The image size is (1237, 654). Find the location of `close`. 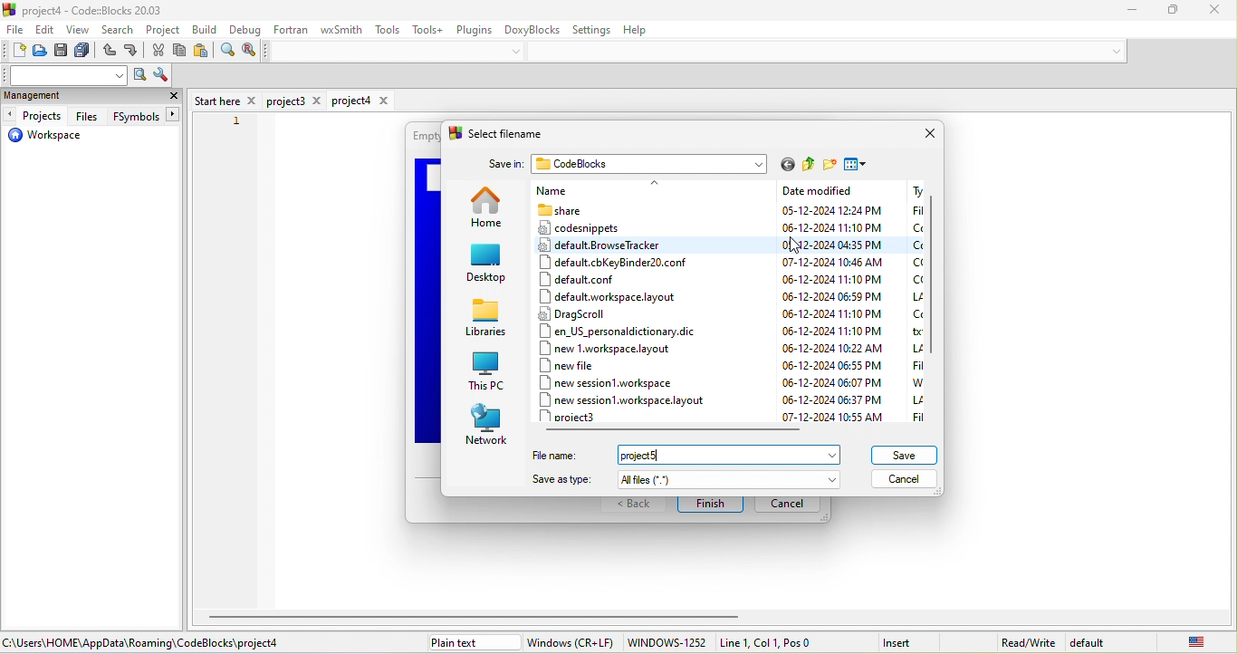

close is located at coordinates (174, 98).